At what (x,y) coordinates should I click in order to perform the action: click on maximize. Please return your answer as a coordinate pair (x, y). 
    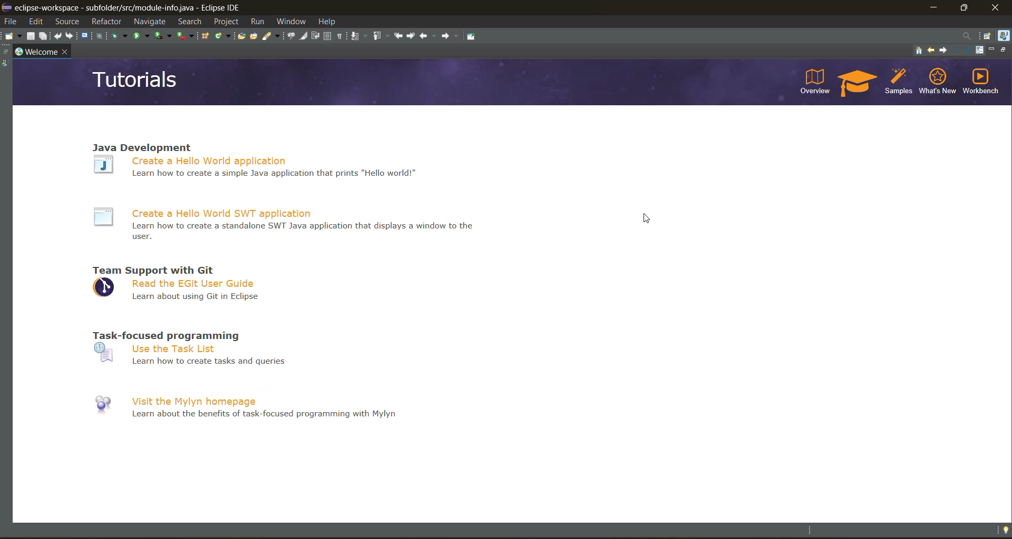
    Looking at the image, I should click on (966, 6).